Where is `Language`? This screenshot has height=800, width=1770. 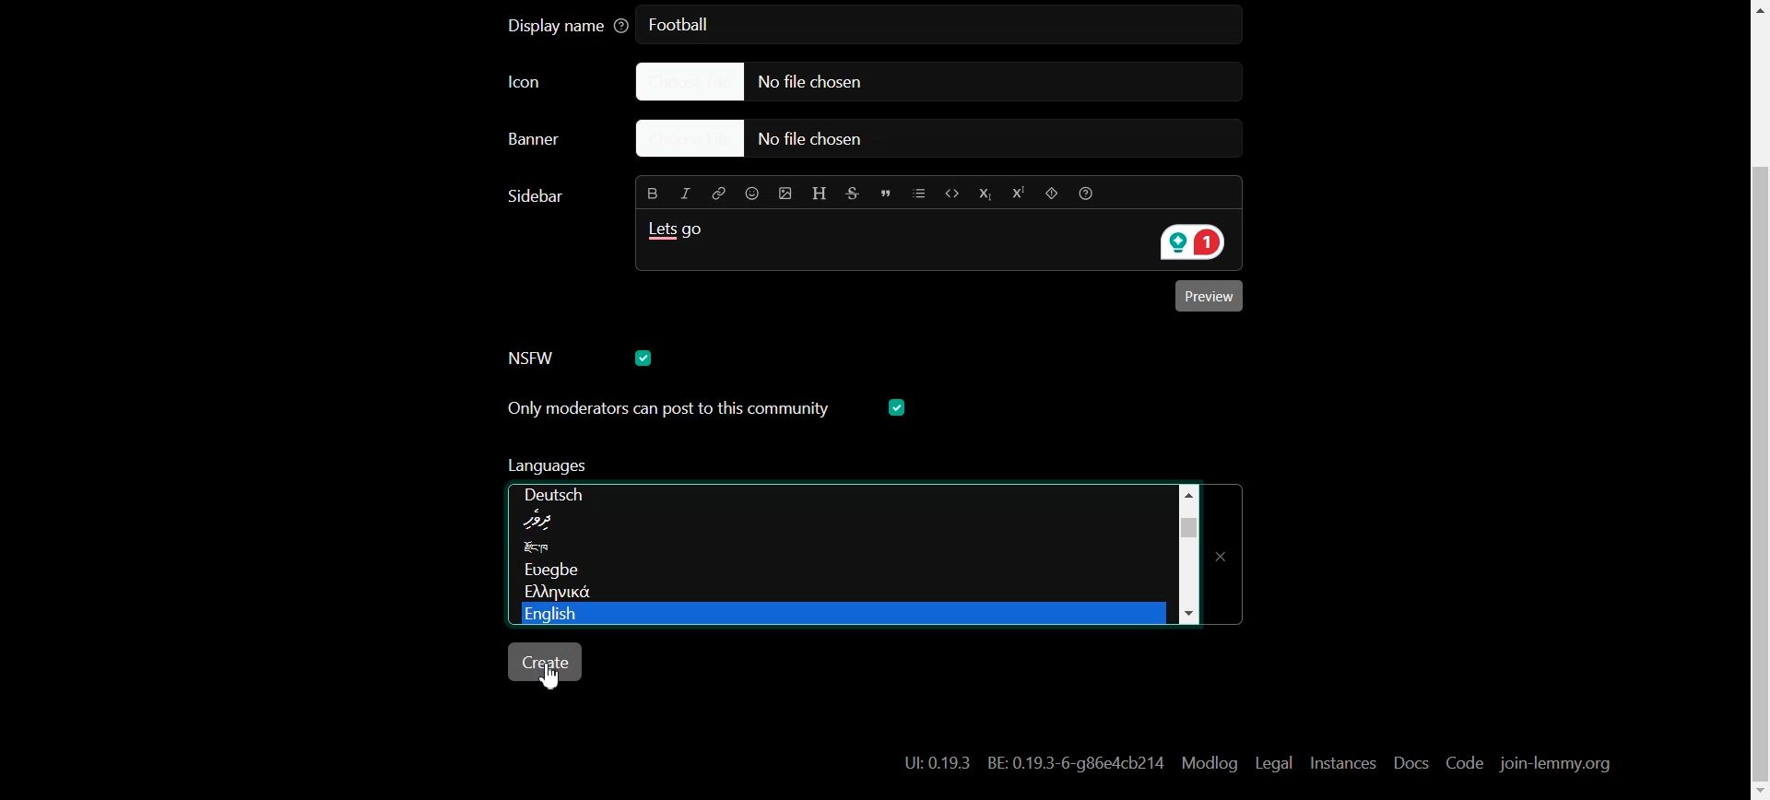 Language is located at coordinates (837, 524).